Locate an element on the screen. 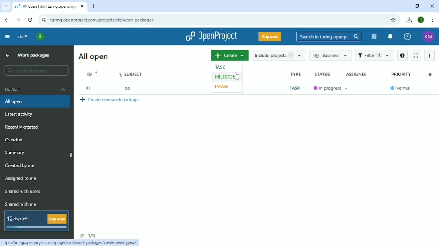  Link is located at coordinates (71, 242).